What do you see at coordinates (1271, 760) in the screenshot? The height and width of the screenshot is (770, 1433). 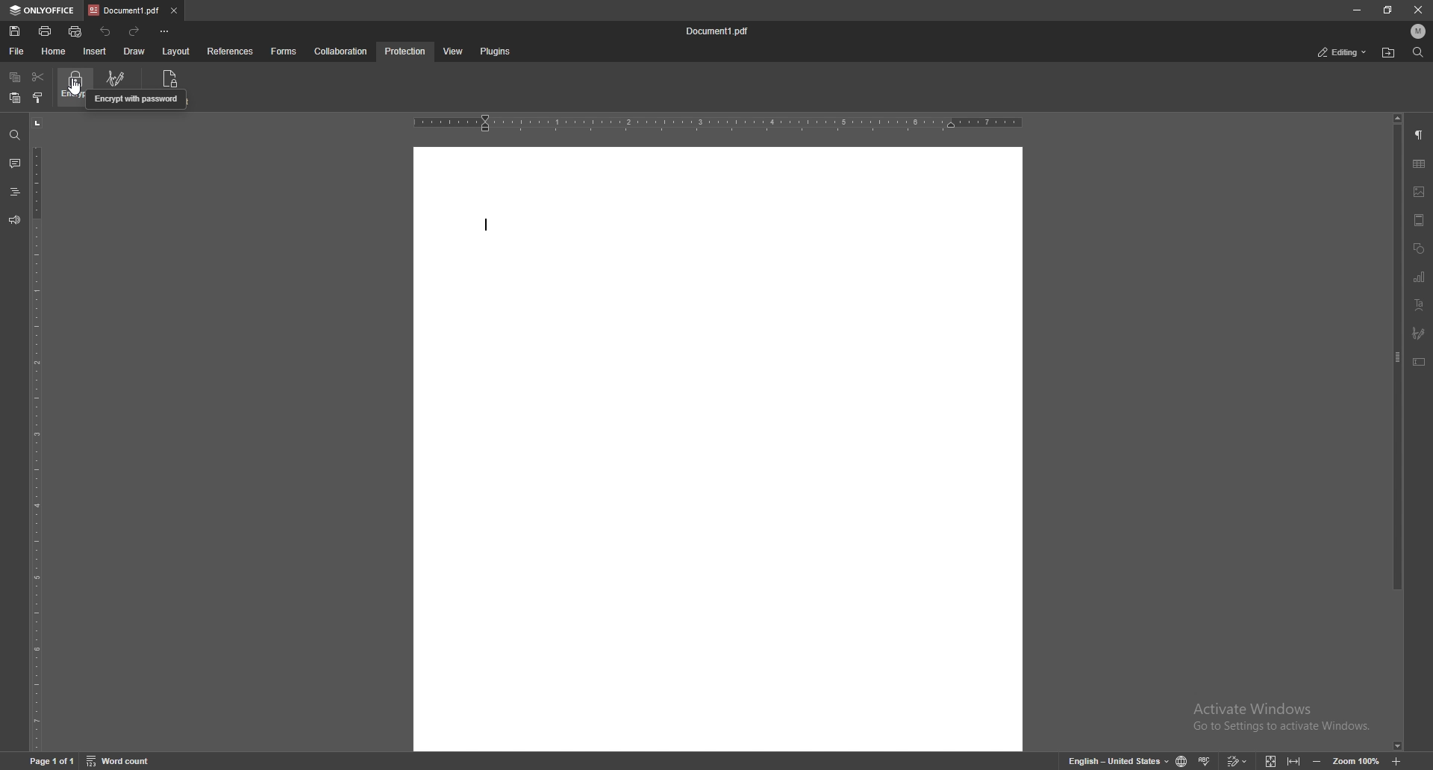 I see `fit to screen` at bounding box center [1271, 760].